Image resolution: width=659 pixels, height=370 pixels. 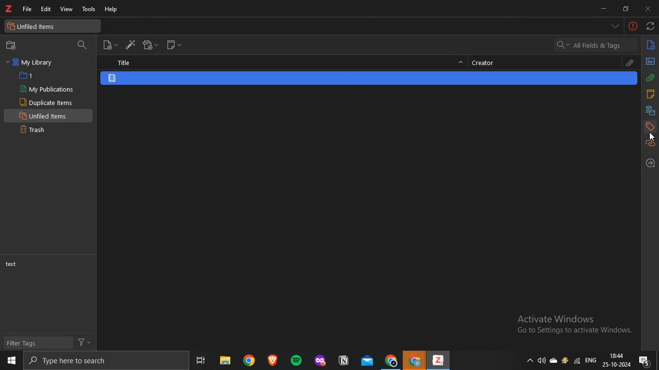 I want to click on unfiled items, so click(x=49, y=116).